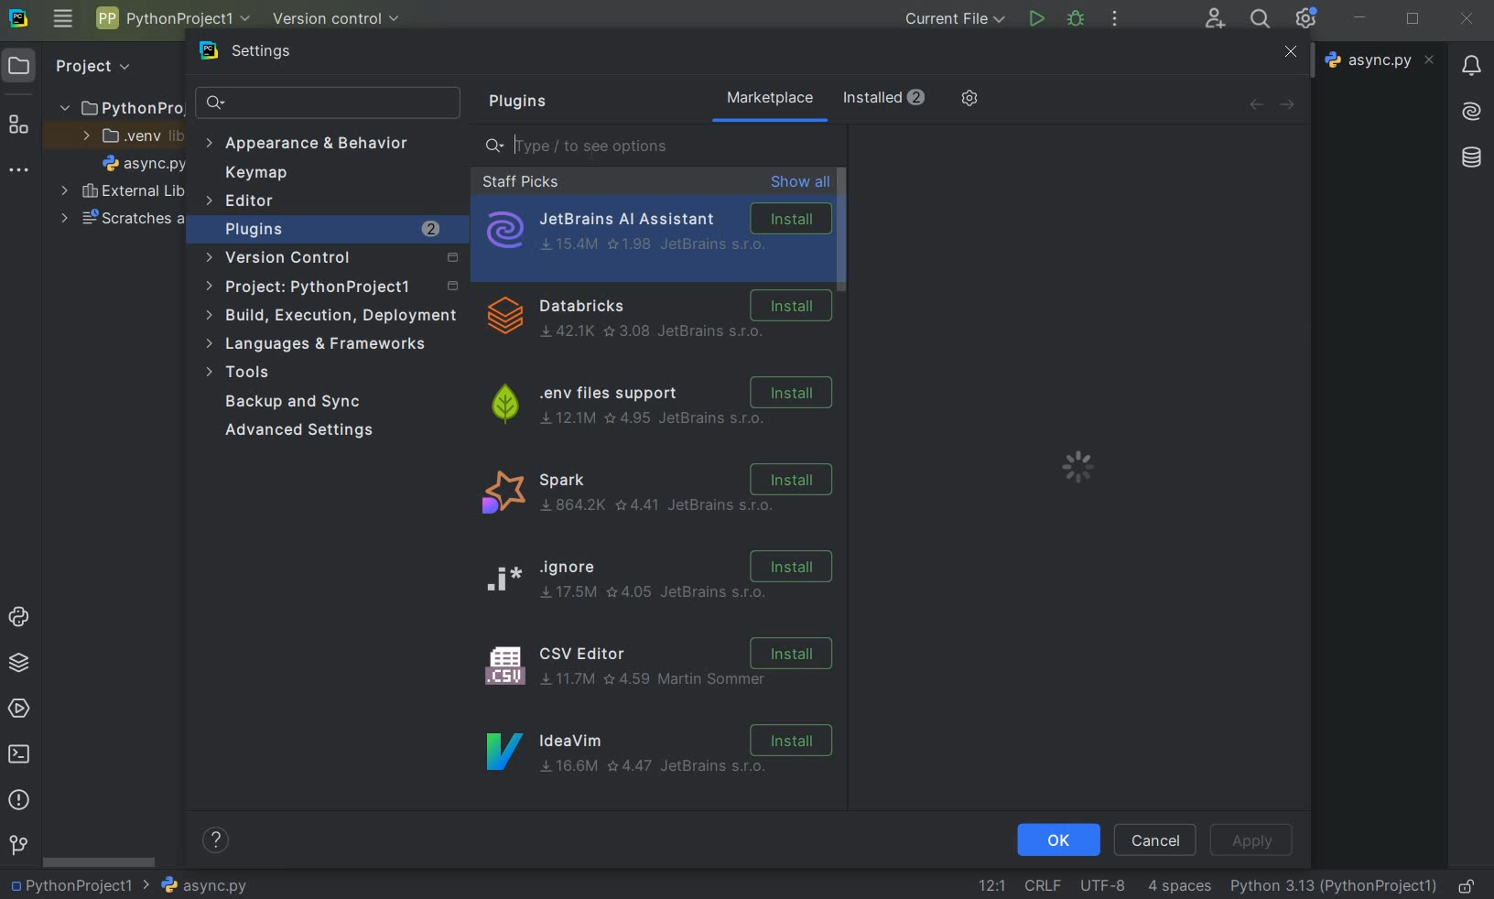 The width and height of the screenshot is (1494, 899). Describe the element at coordinates (332, 261) in the screenshot. I see `version control` at that location.